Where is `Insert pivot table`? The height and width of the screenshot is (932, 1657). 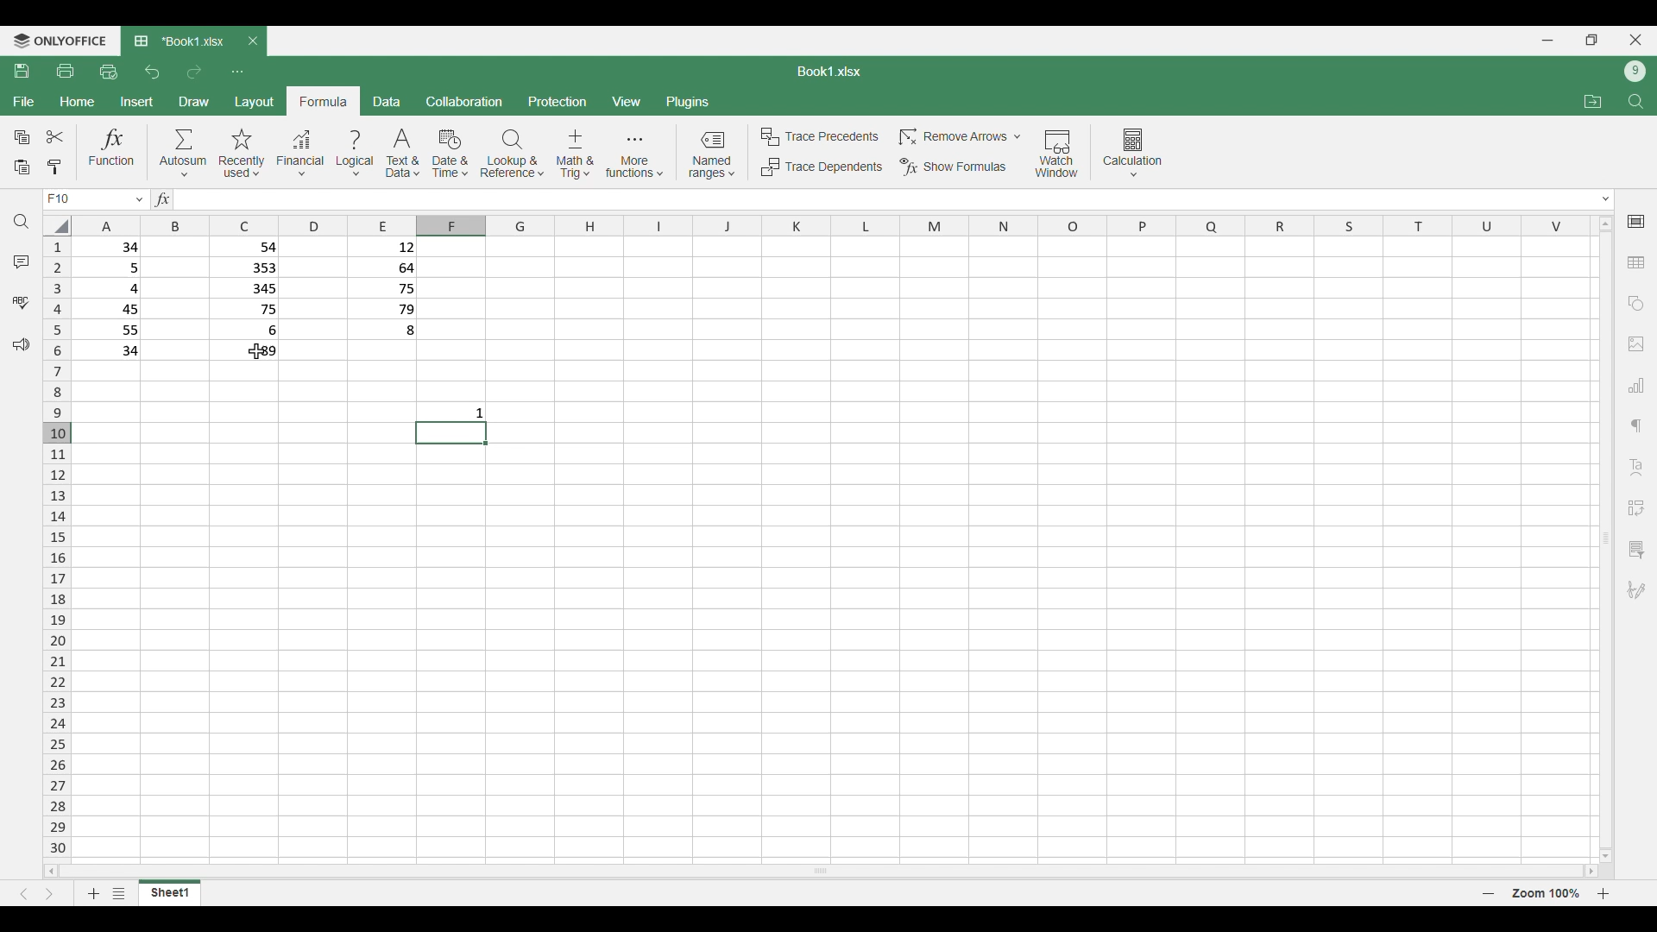
Insert pivot table is located at coordinates (1635, 508).